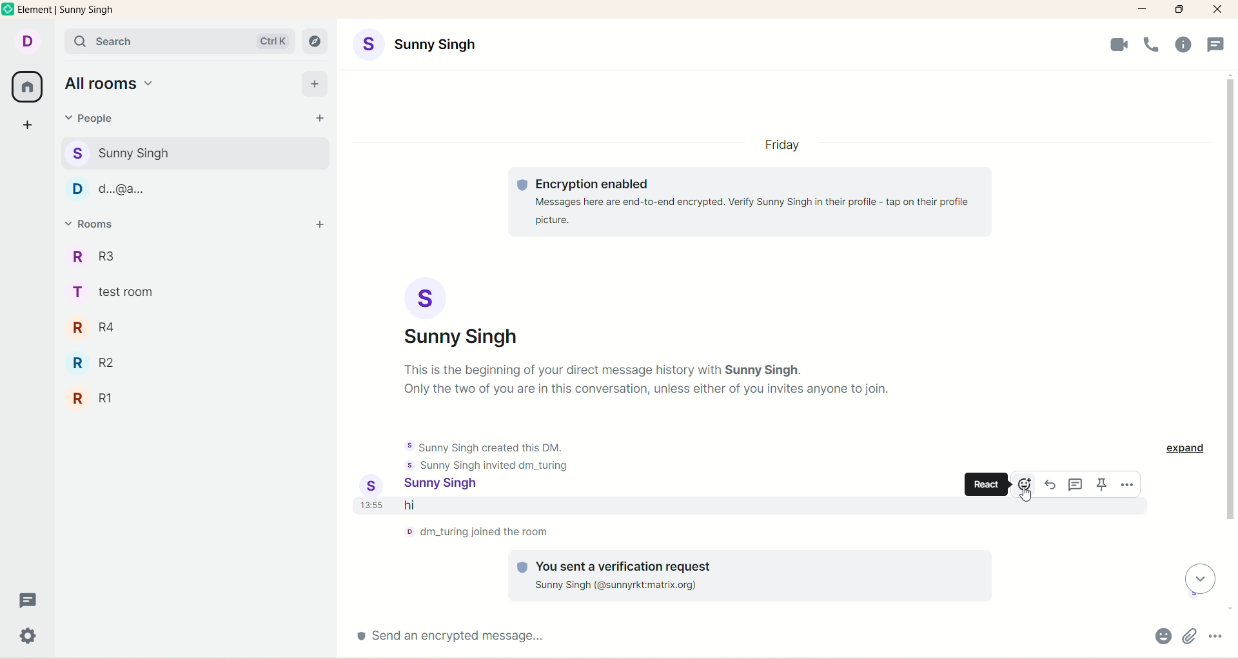 This screenshot has height=659, width=1238. I want to click on account, so click(461, 313).